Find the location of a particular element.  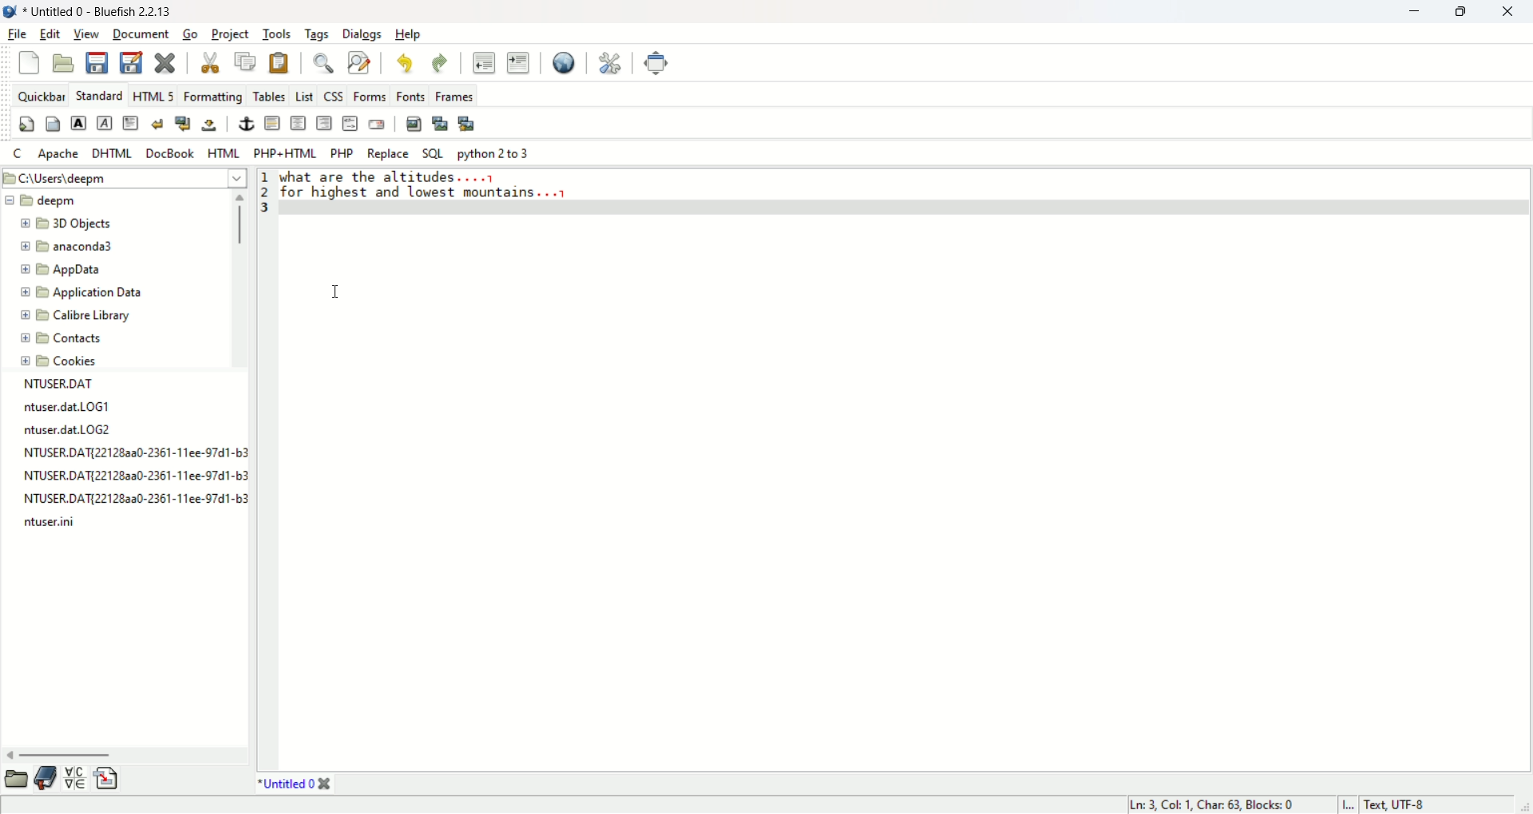

C is located at coordinates (19, 154).